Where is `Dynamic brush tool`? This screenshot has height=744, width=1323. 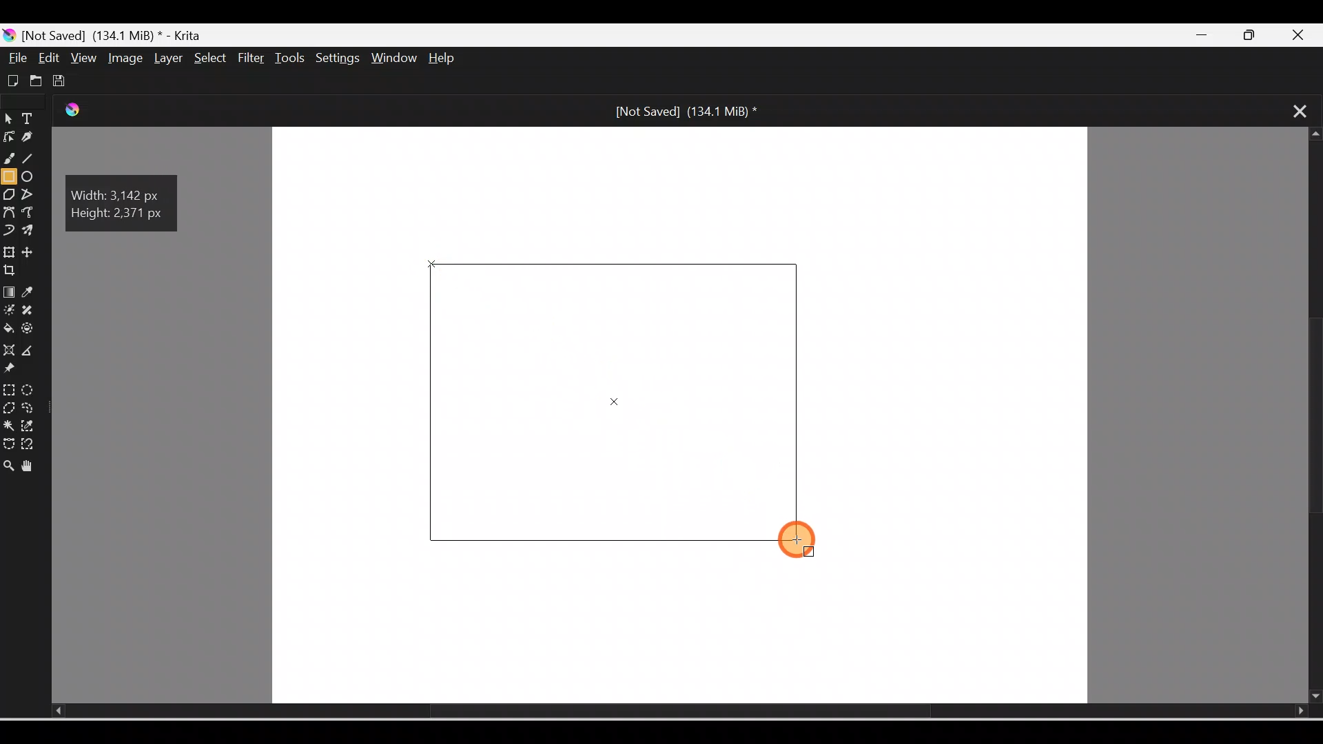 Dynamic brush tool is located at coordinates (8, 229).